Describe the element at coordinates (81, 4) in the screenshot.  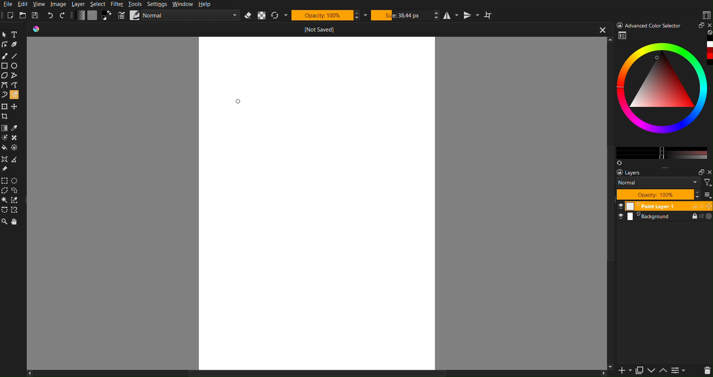
I see `Layer` at that location.